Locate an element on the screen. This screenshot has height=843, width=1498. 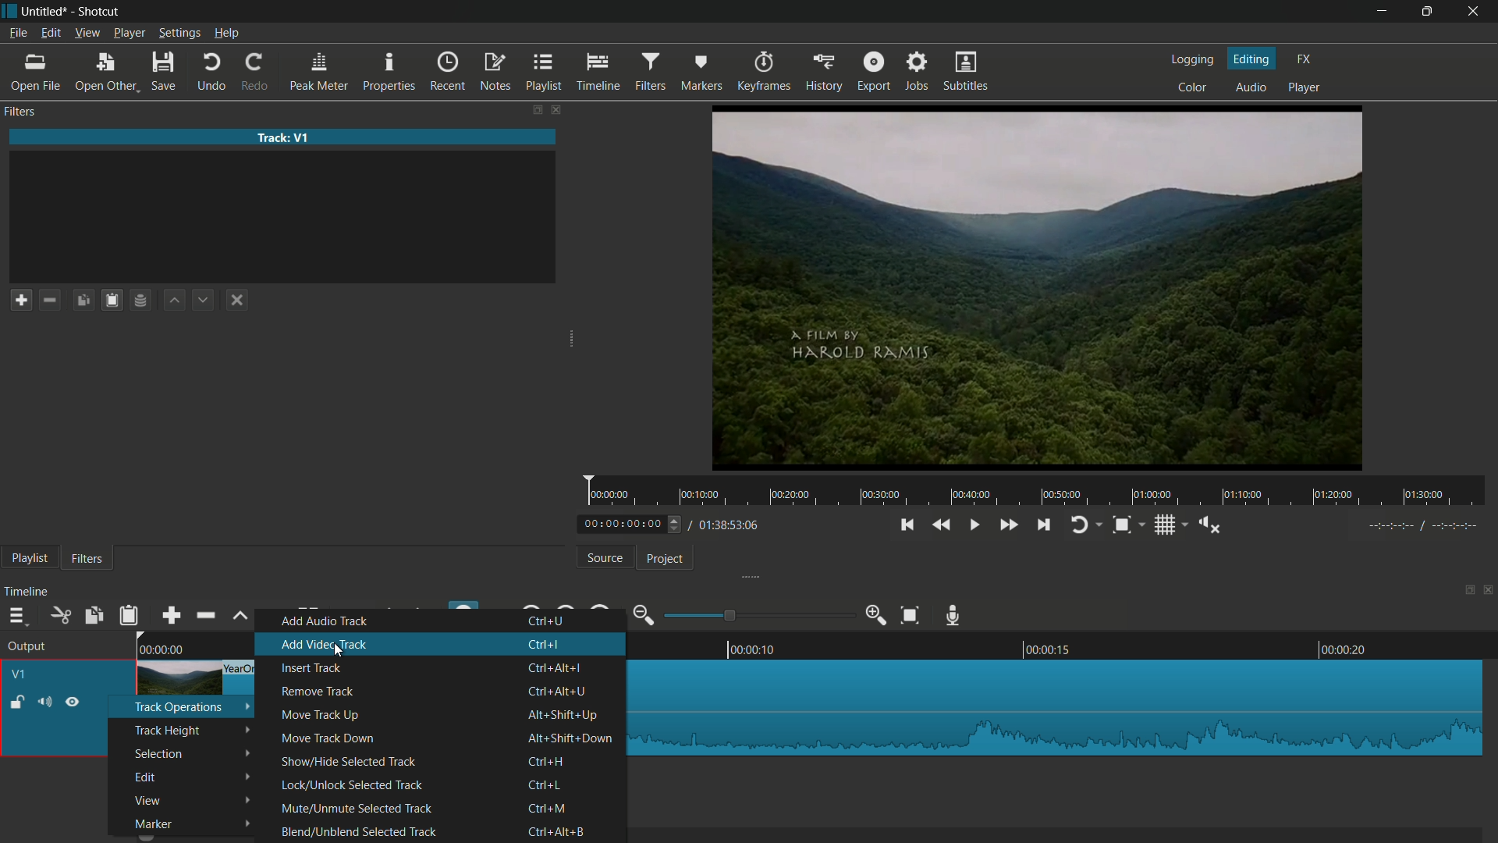
jobs is located at coordinates (918, 73).